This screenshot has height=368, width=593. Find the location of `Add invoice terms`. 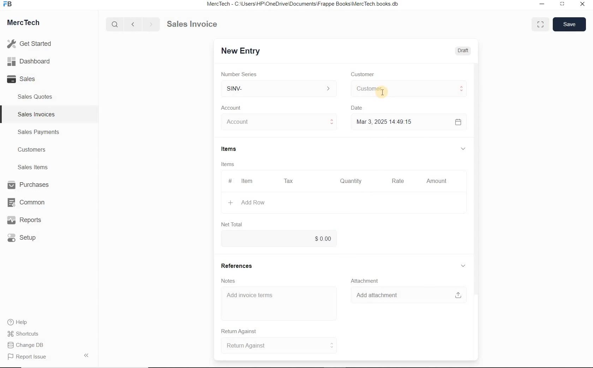

Add invoice terms is located at coordinates (279, 304).